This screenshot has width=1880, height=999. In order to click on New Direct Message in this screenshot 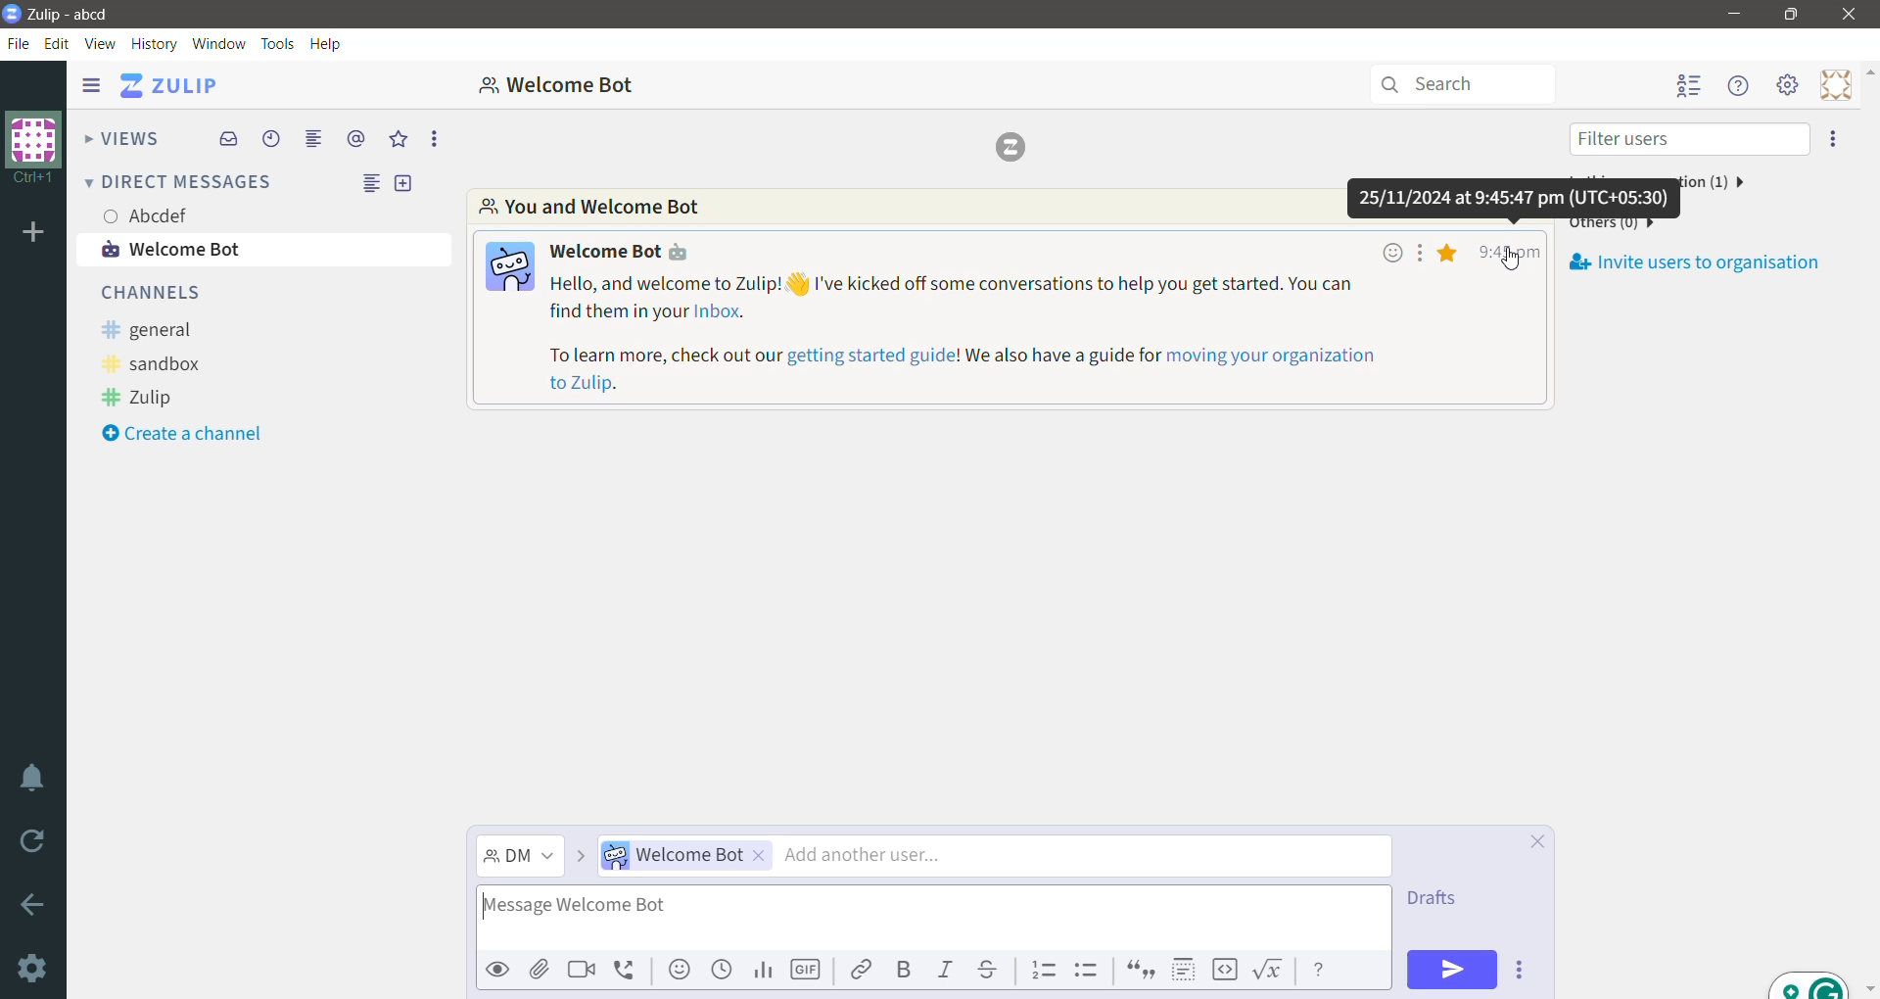, I will do `click(408, 185)`.